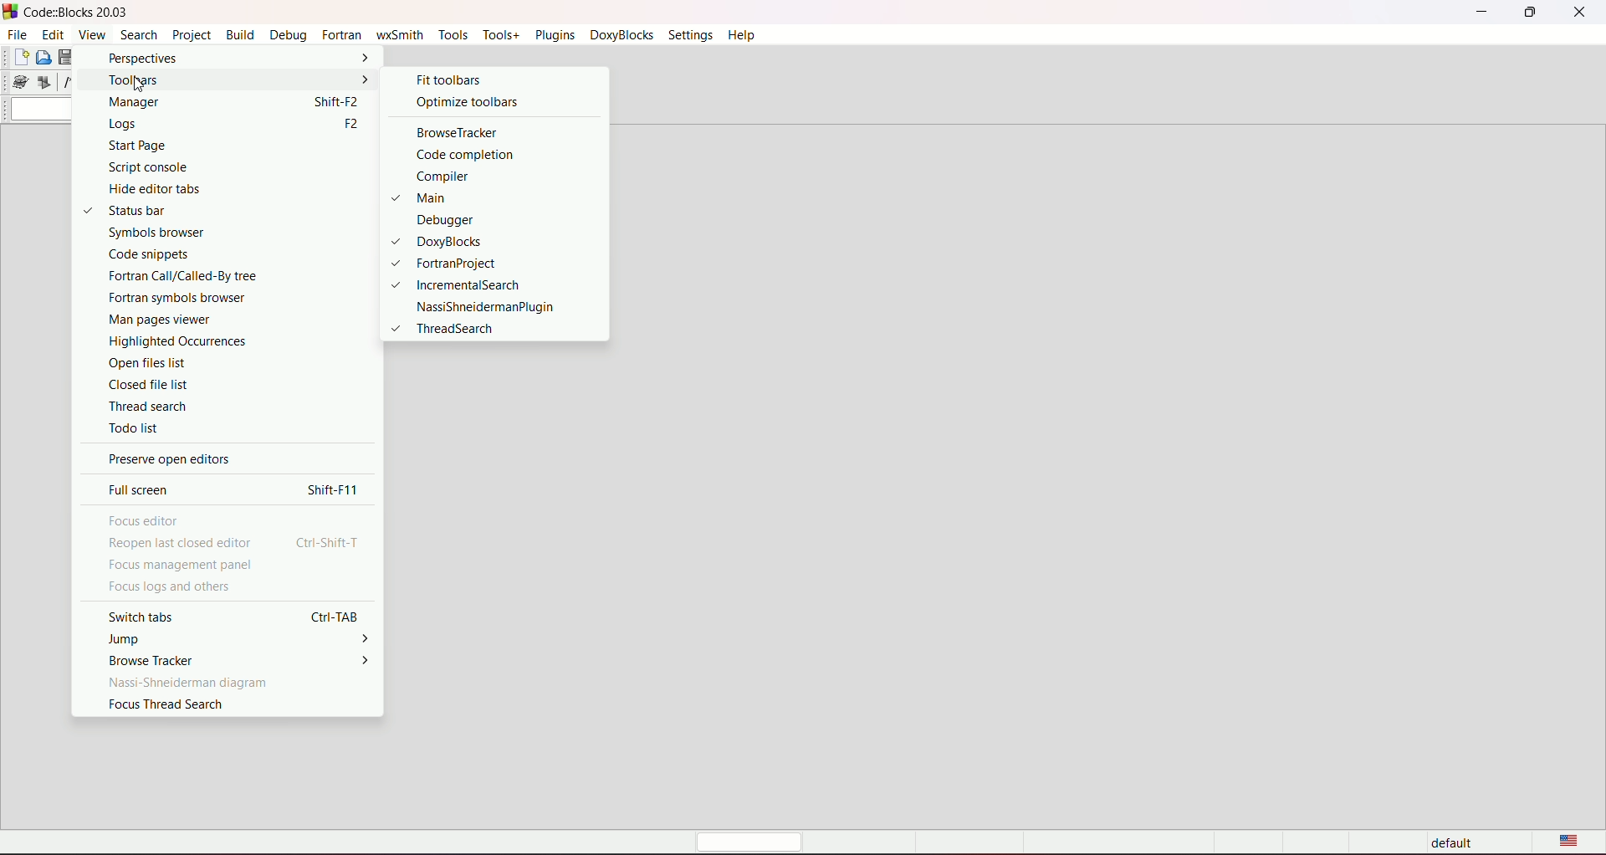 The image size is (1606, 855). What do you see at coordinates (168, 587) in the screenshot?
I see `focus logs and others` at bounding box center [168, 587].